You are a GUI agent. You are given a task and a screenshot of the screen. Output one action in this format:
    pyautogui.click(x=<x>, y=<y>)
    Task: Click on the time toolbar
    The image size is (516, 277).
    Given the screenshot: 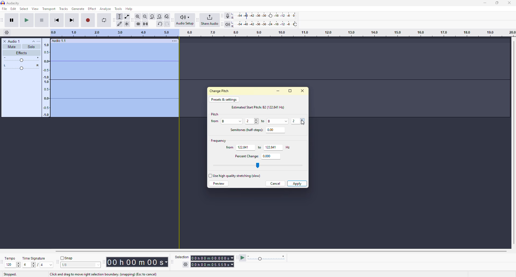 What is the action you would take?
    pyautogui.click(x=105, y=261)
    